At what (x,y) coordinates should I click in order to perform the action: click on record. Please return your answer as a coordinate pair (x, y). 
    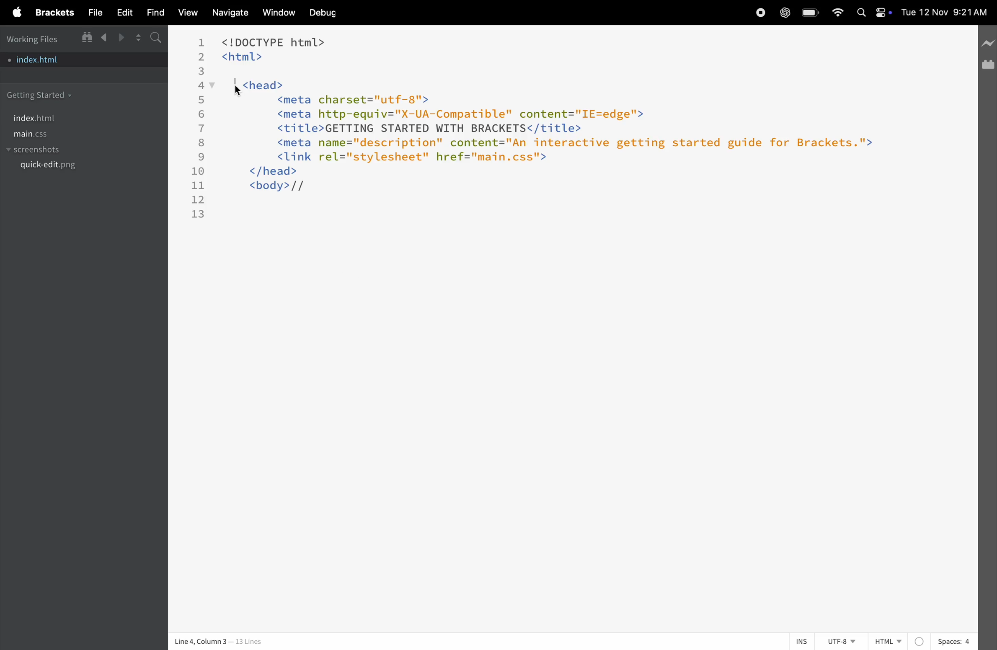
    Looking at the image, I should click on (759, 13).